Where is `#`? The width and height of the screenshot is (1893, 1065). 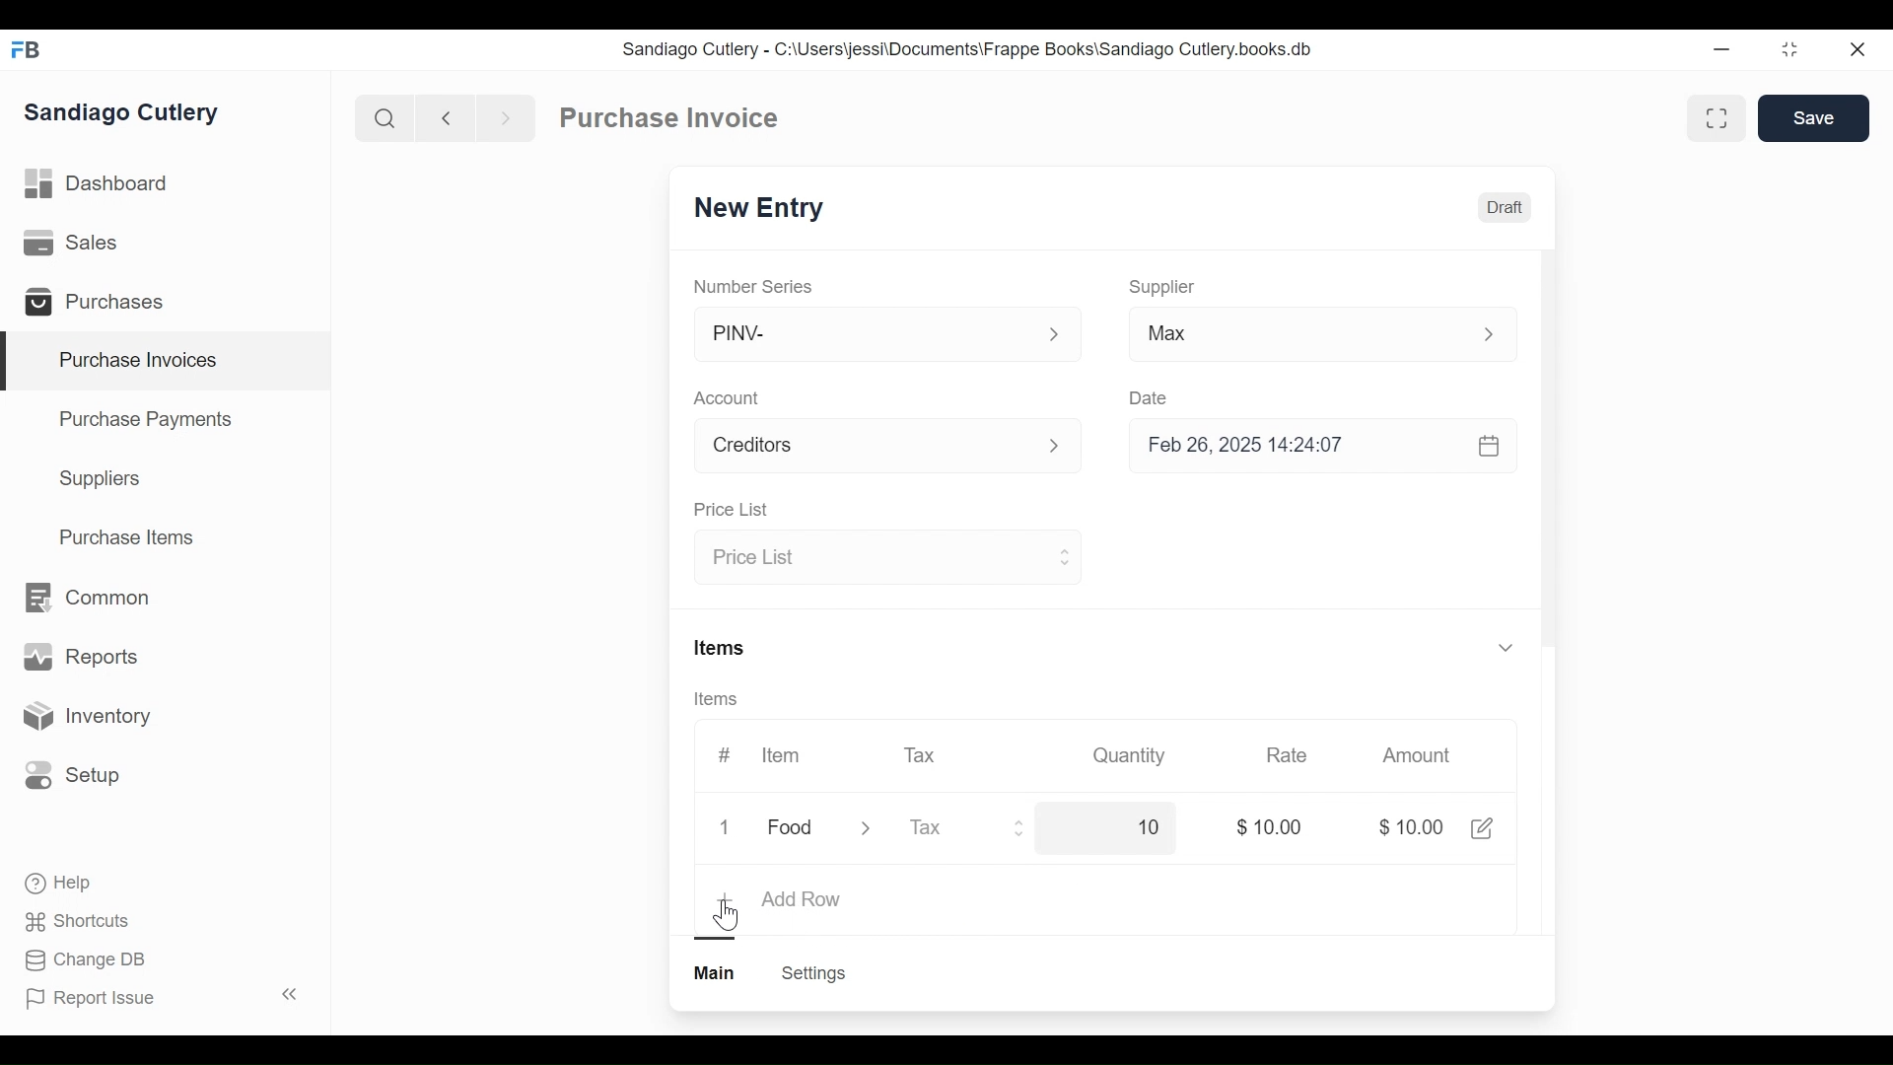
# is located at coordinates (725, 754).